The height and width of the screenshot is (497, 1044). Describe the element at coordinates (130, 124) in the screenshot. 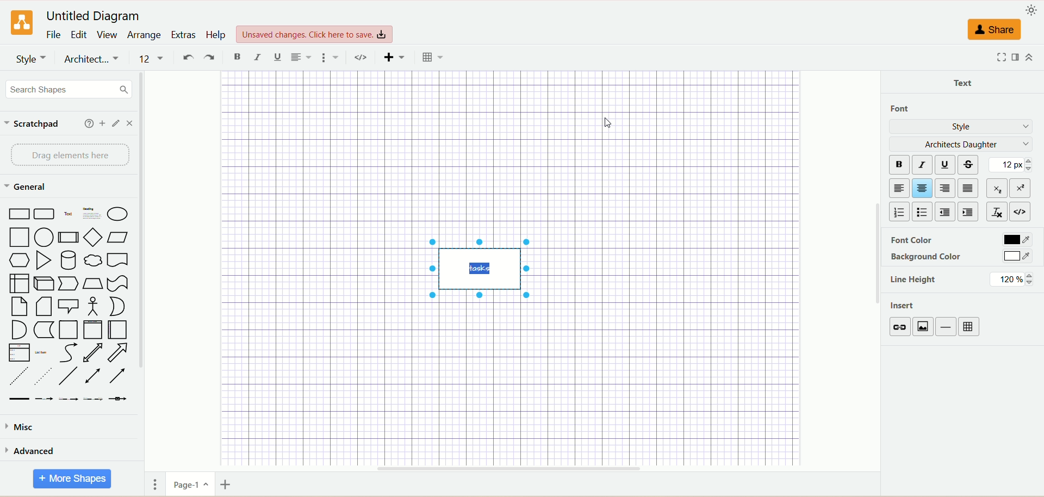

I see `close` at that location.